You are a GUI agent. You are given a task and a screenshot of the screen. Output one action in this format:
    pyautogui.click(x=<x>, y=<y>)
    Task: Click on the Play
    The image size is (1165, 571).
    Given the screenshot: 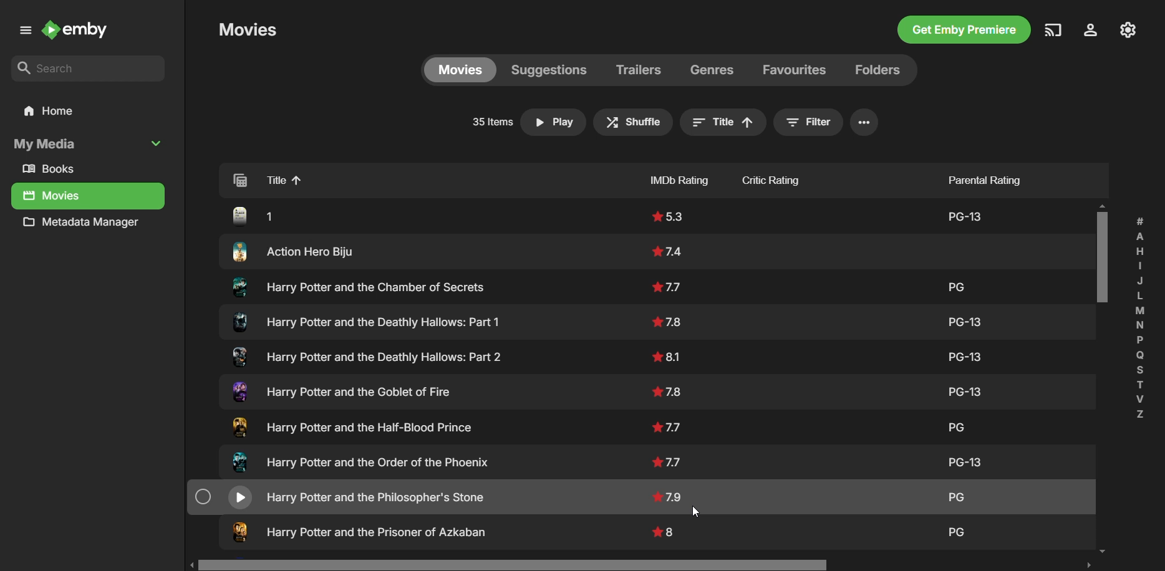 What is the action you would take?
    pyautogui.click(x=556, y=122)
    